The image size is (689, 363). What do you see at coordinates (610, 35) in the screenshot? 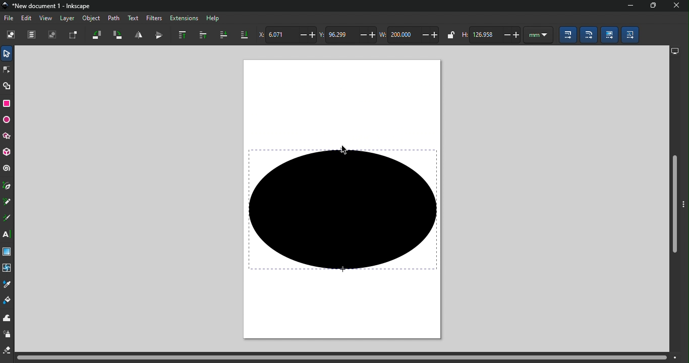
I see `Move gradients (in fill or stroke) along with the objects` at bounding box center [610, 35].